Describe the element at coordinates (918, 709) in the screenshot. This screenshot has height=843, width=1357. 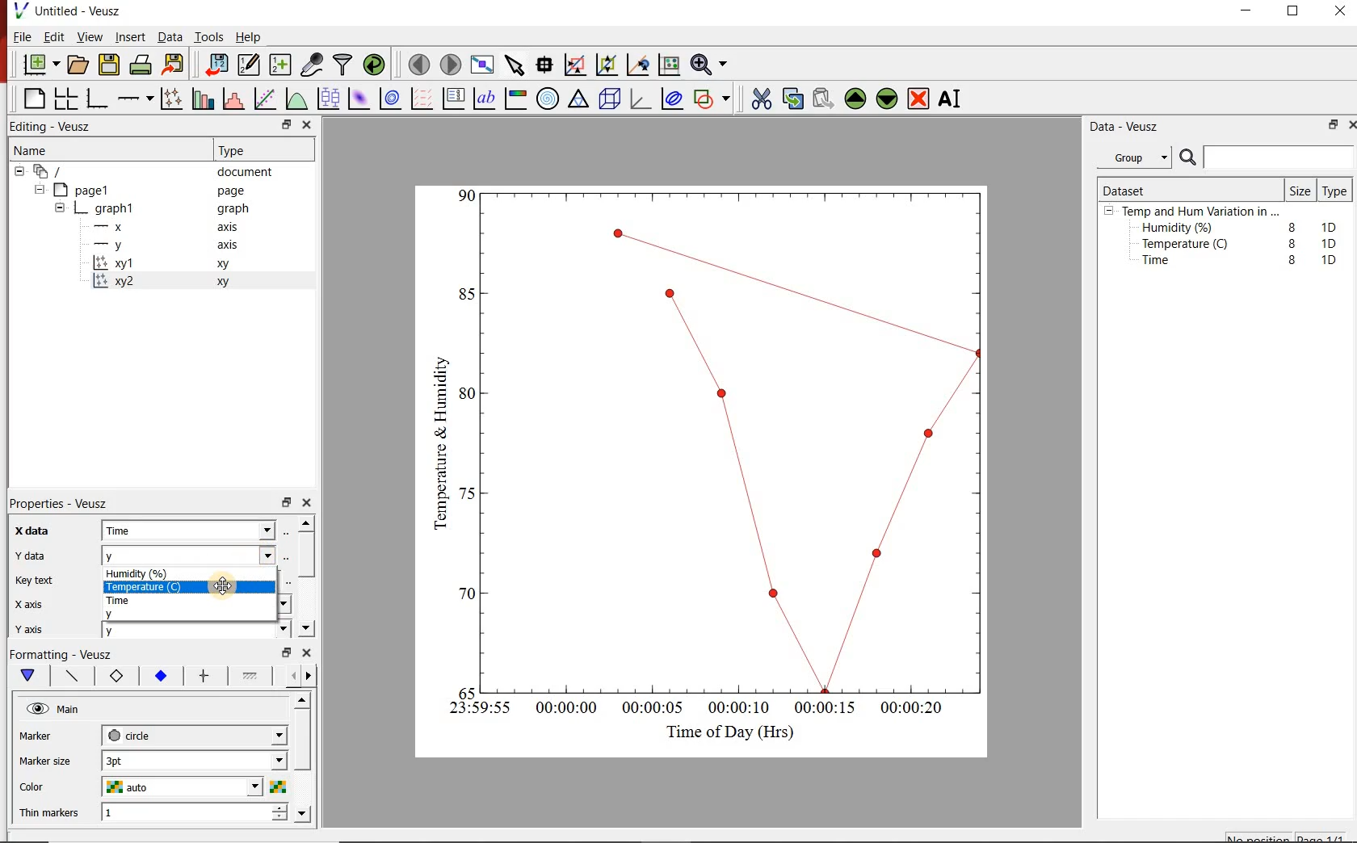
I see `00:00:20` at that location.